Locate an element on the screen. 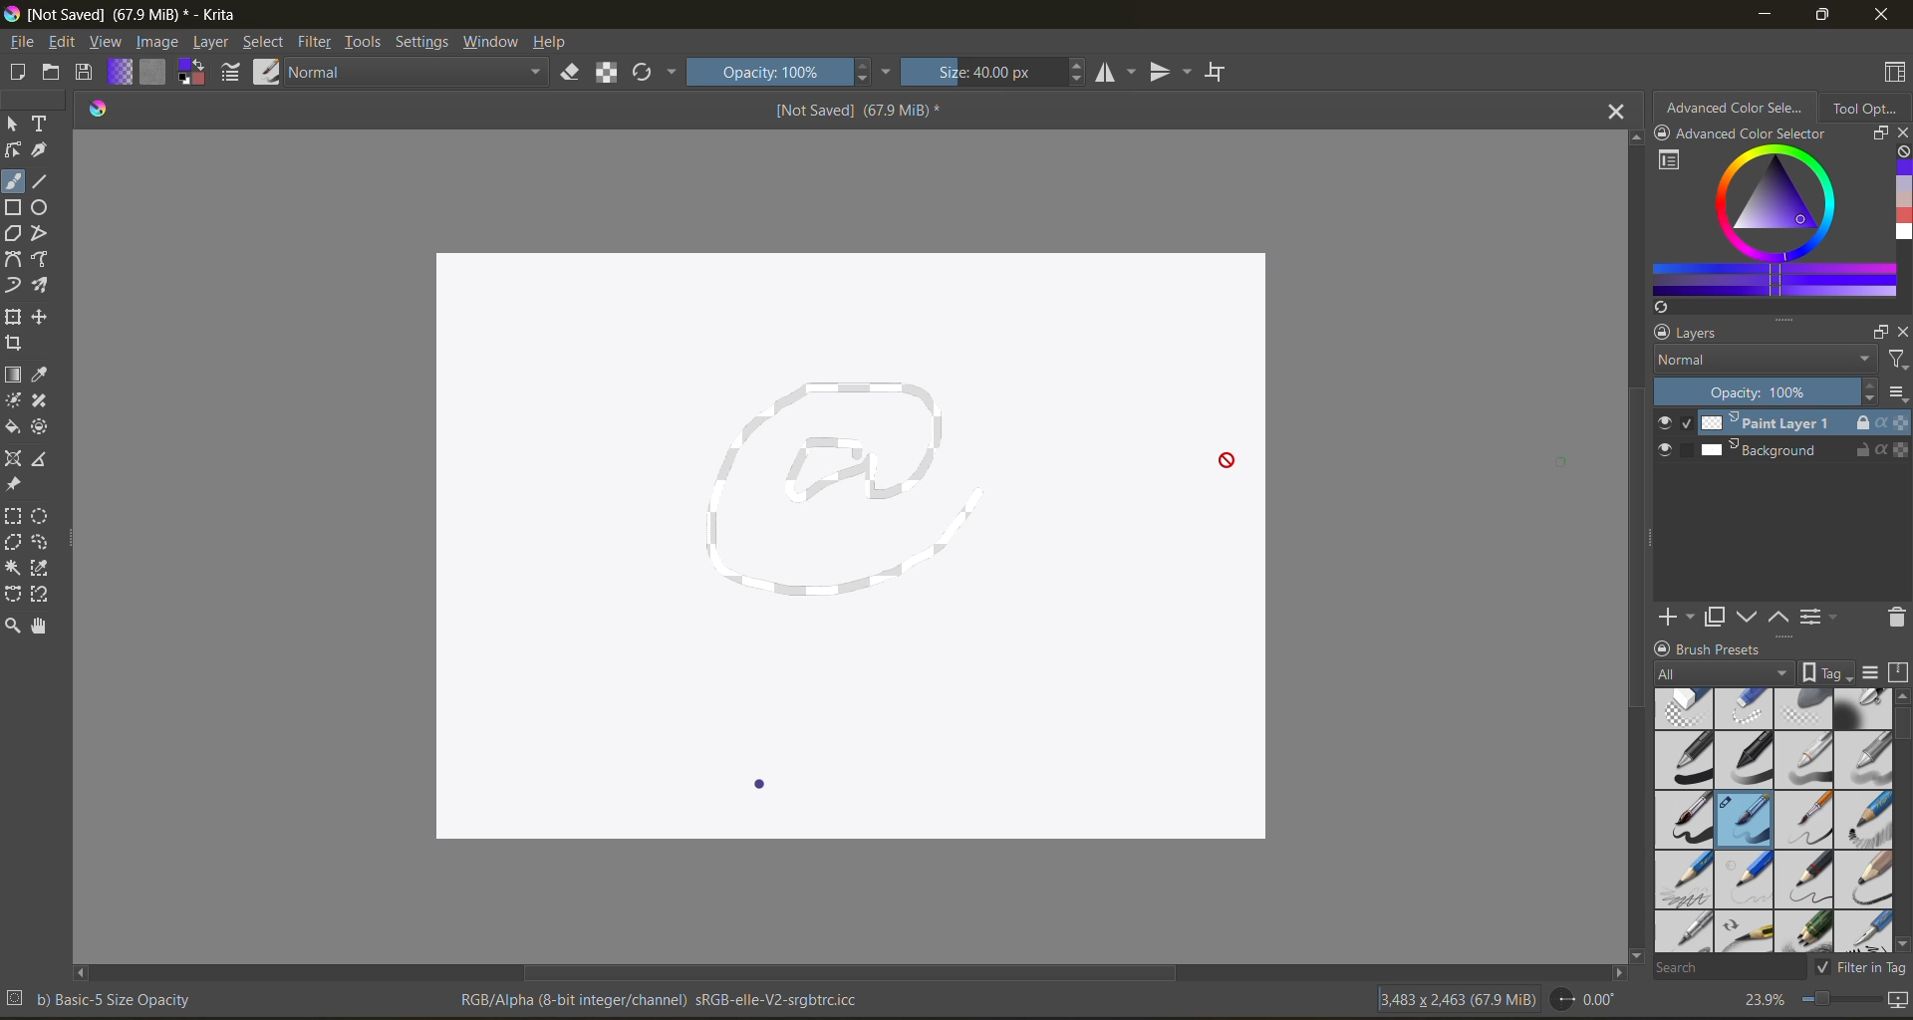 This screenshot has width=1913, height=1020. logo is located at coordinates (102, 107).